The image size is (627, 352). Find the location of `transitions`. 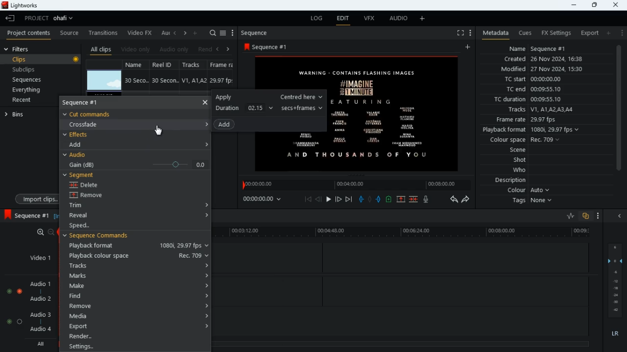

transitions is located at coordinates (104, 32).